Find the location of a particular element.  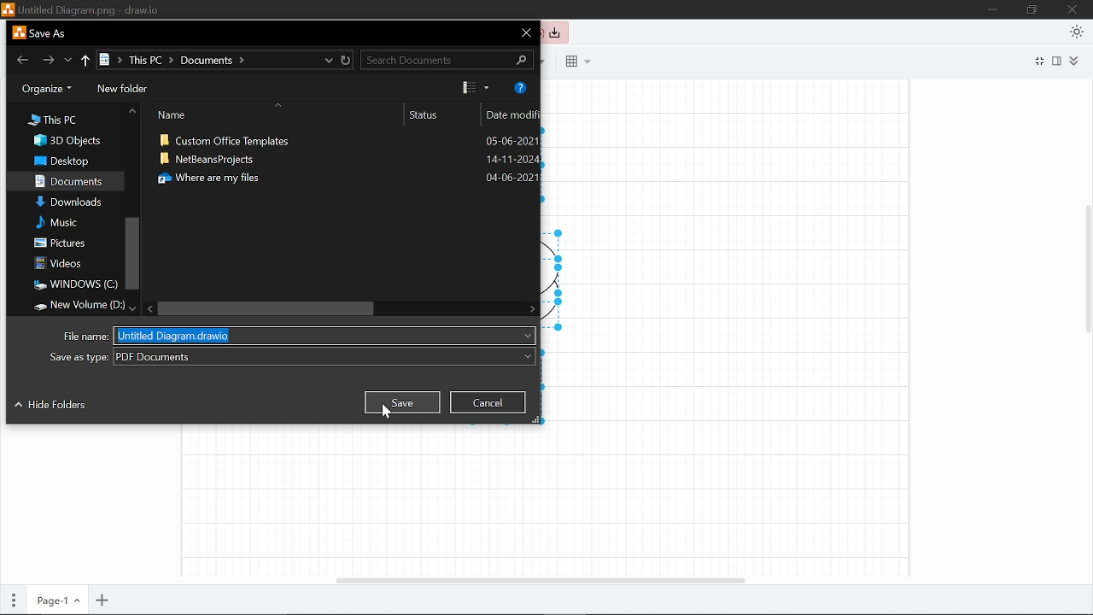

Help is located at coordinates (522, 88).